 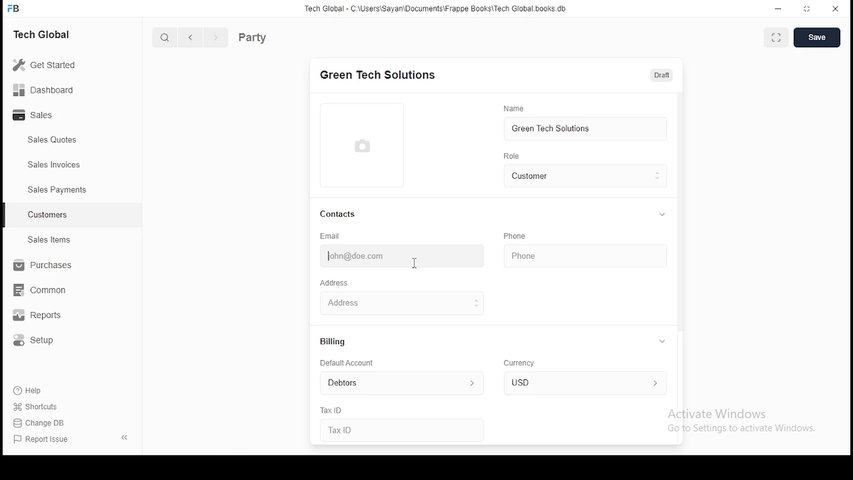 I want to click on dashboard, so click(x=44, y=89).